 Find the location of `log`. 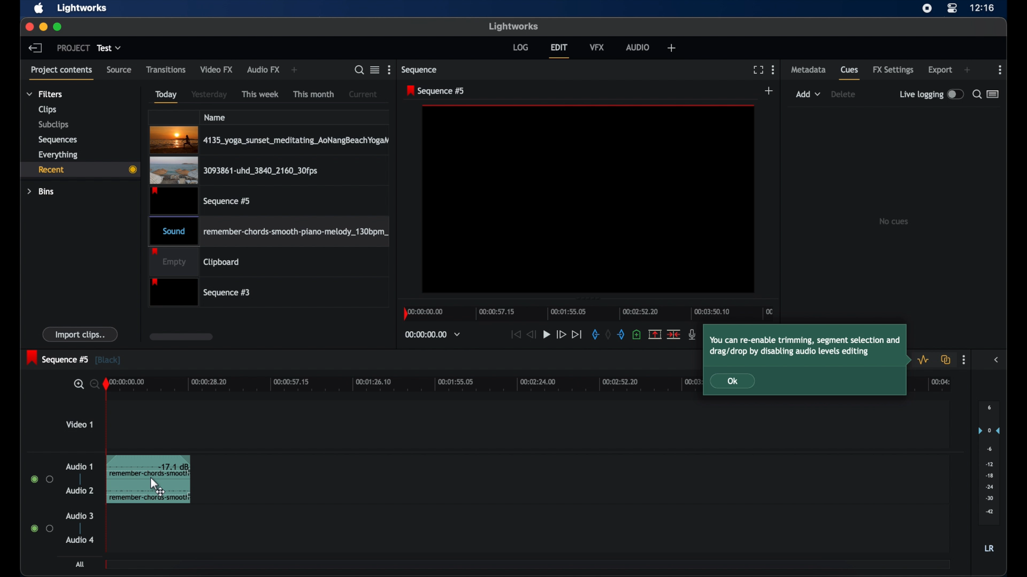

log is located at coordinates (520, 47).